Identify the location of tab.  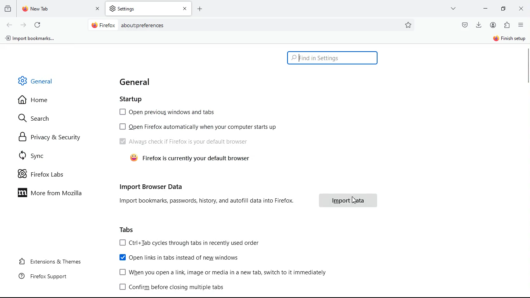
(62, 9).